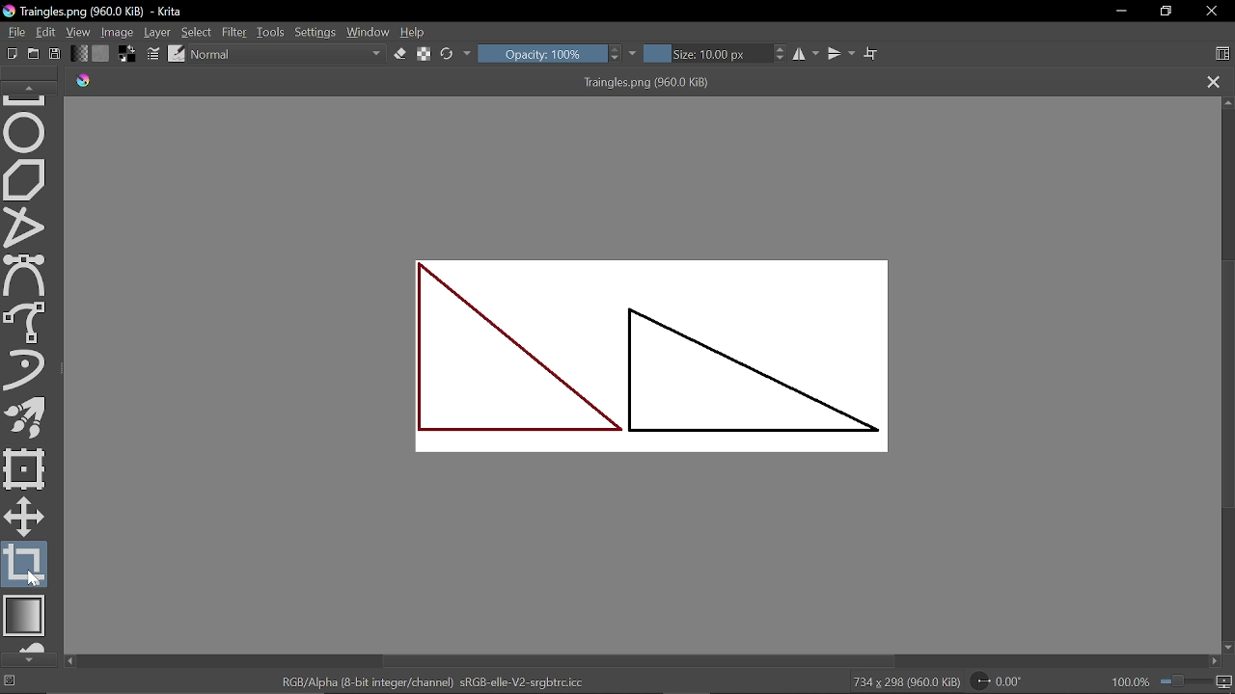 This screenshot has height=694, width=1235. What do you see at coordinates (10, 682) in the screenshot?
I see `No selection` at bounding box center [10, 682].